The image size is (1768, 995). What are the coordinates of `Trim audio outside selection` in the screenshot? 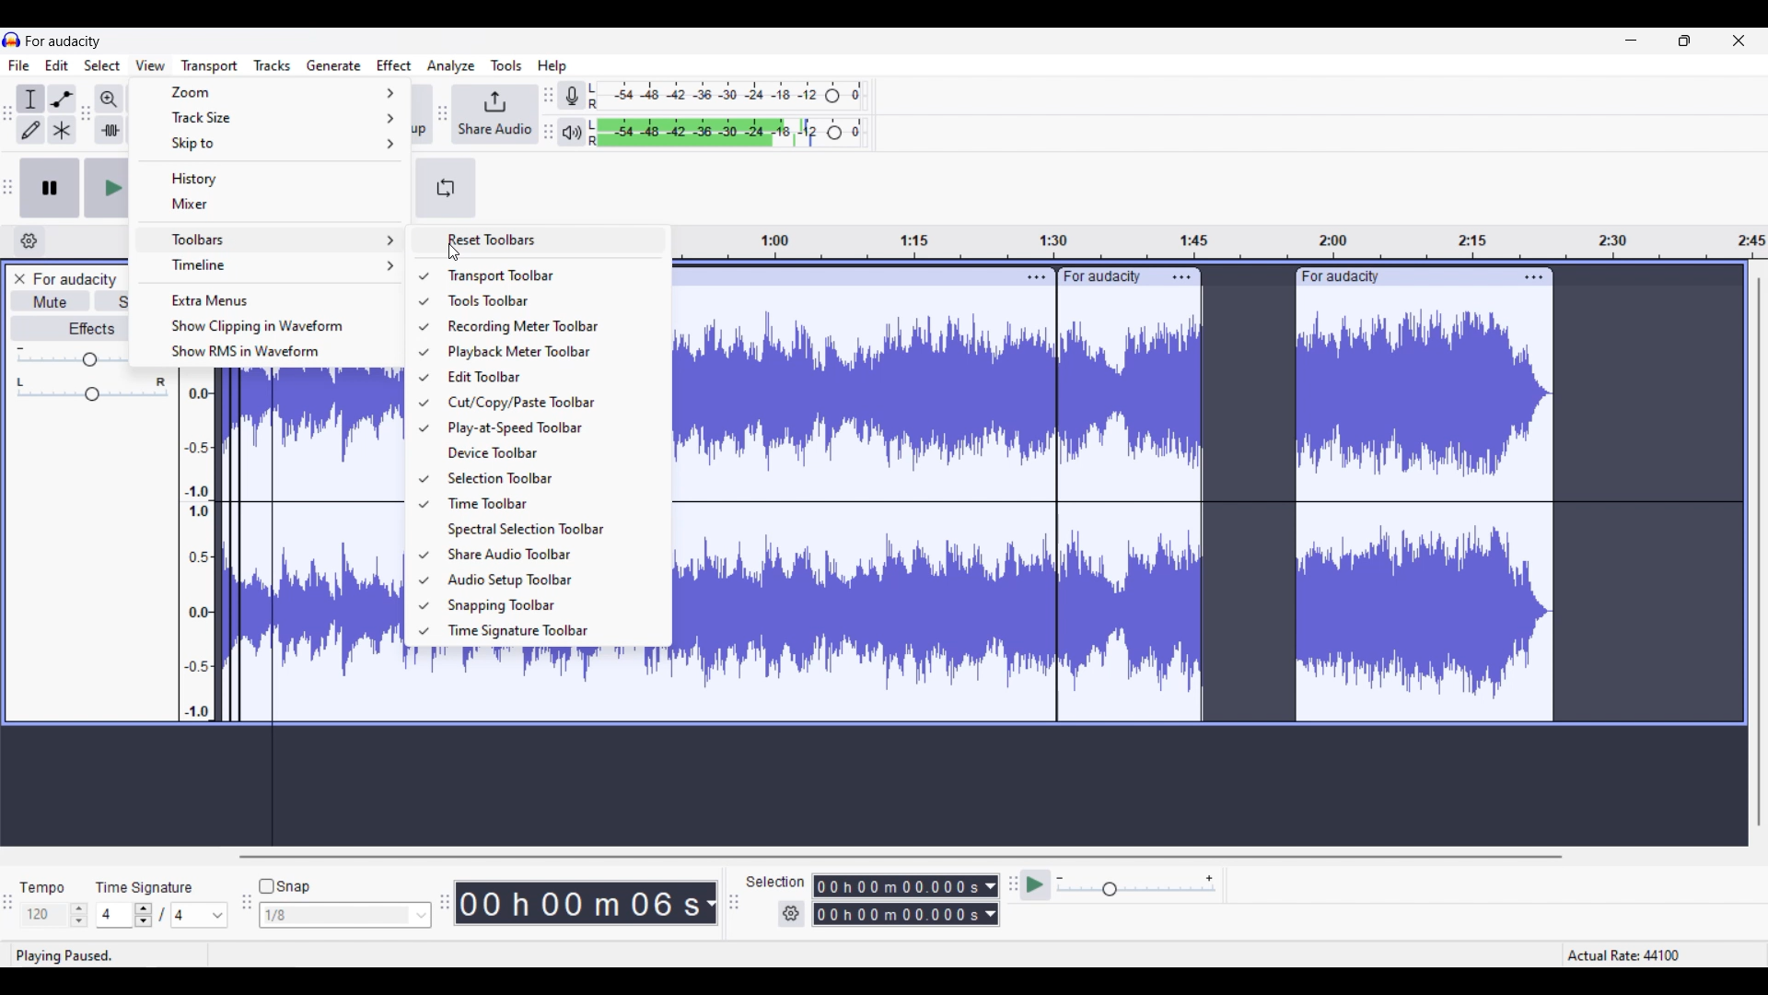 It's located at (110, 130).